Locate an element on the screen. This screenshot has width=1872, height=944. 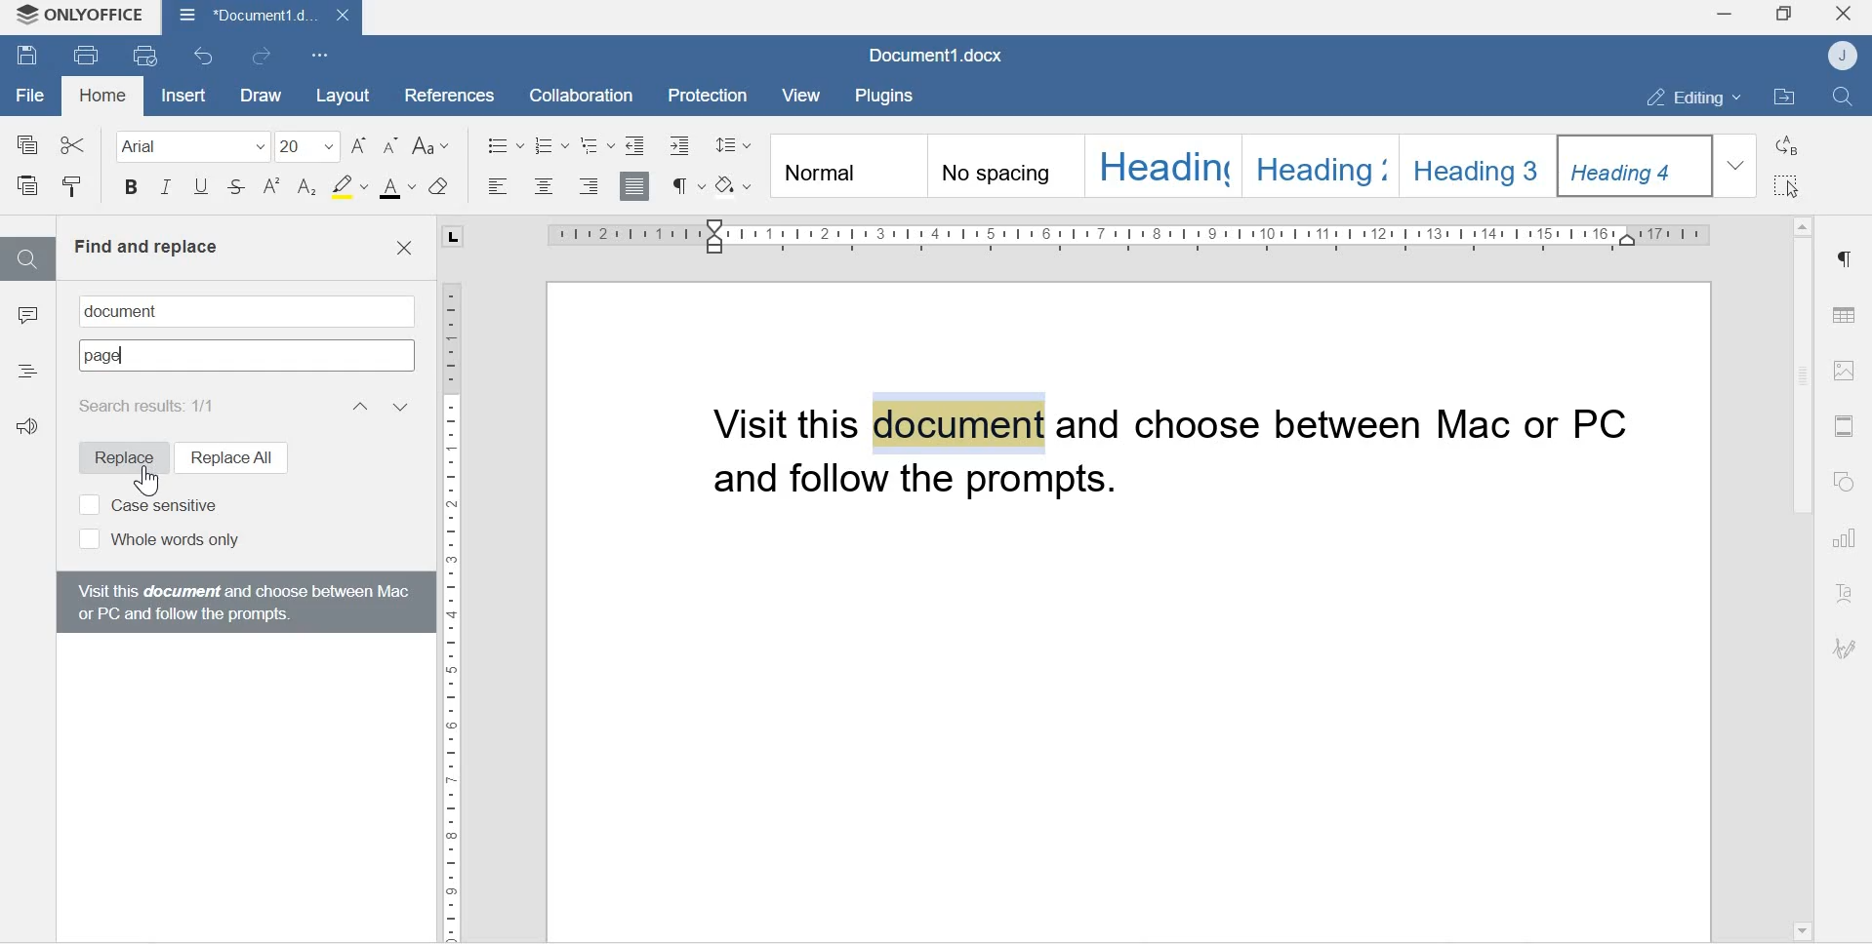
Visit this document and choose between Mac or PC and follow the prompts. is located at coordinates (242, 601).